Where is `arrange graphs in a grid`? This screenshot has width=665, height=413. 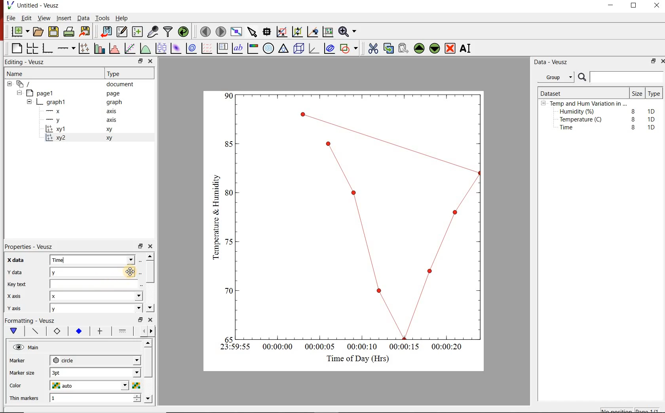
arrange graphs in a grid is located at coordinates (33, 47).